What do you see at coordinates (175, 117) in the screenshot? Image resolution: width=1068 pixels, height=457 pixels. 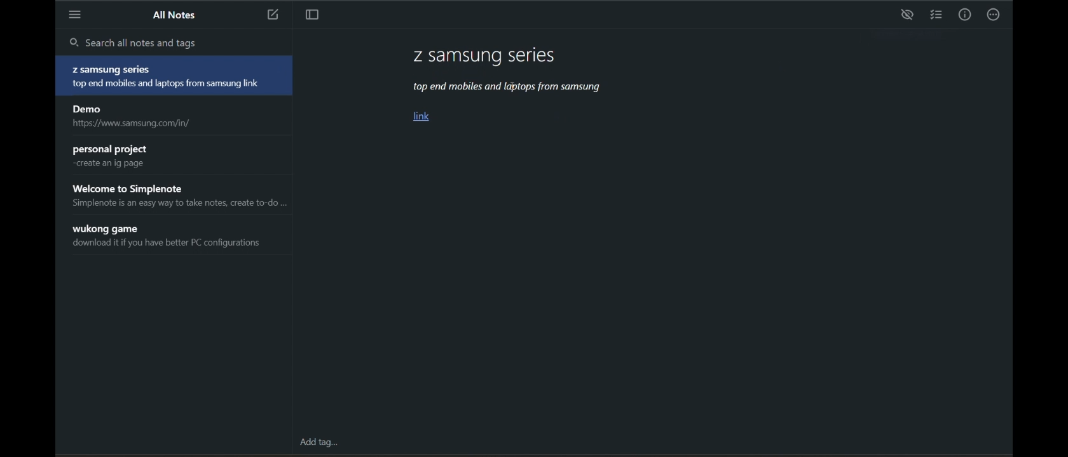 I see `Demo https://www.samsung.com/in/` at bounding box center [175, 117].